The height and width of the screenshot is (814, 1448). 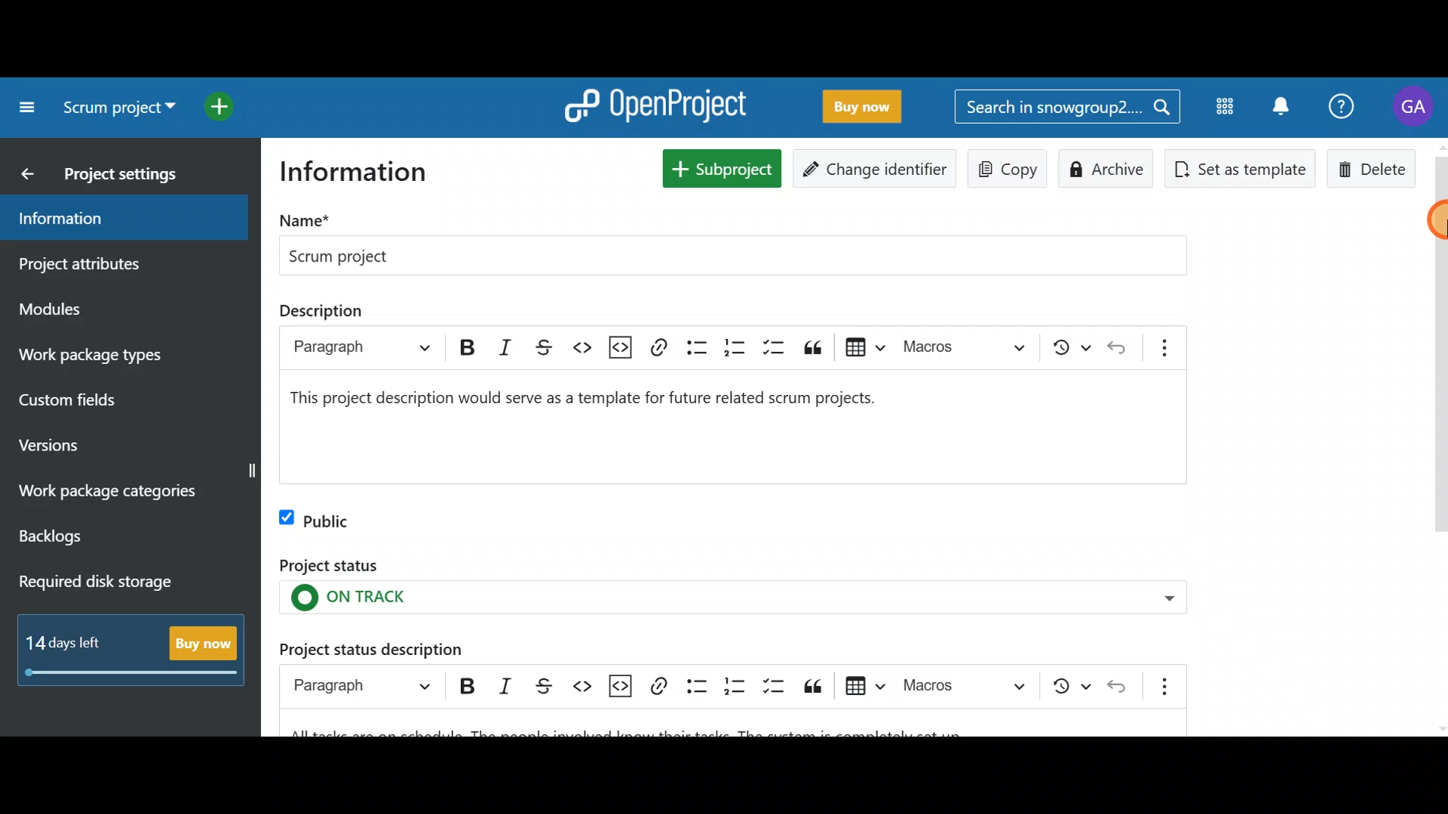 I want to click on Project settings, so click(x=114, y=172).